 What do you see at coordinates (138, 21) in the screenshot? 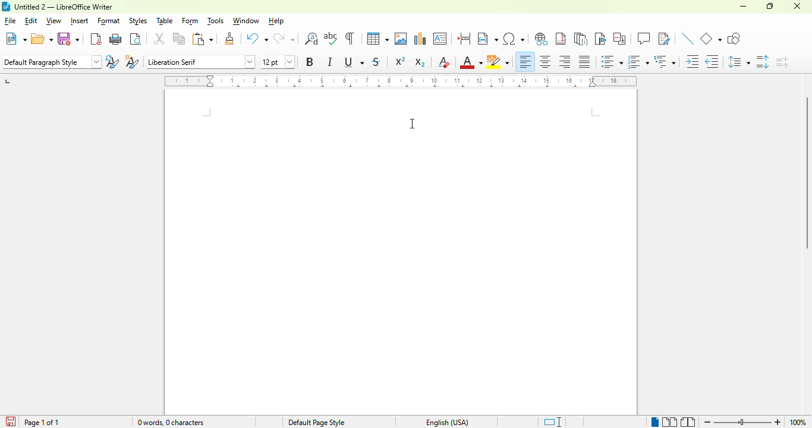
I see `styles` at bounding box center [138, 21].